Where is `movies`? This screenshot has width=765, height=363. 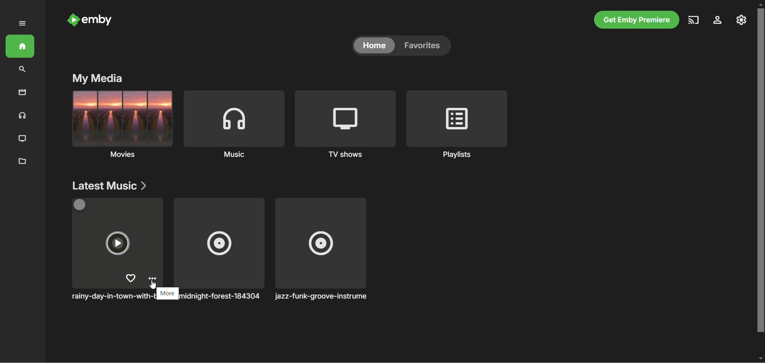
movies is located at coordinates (22, 92).